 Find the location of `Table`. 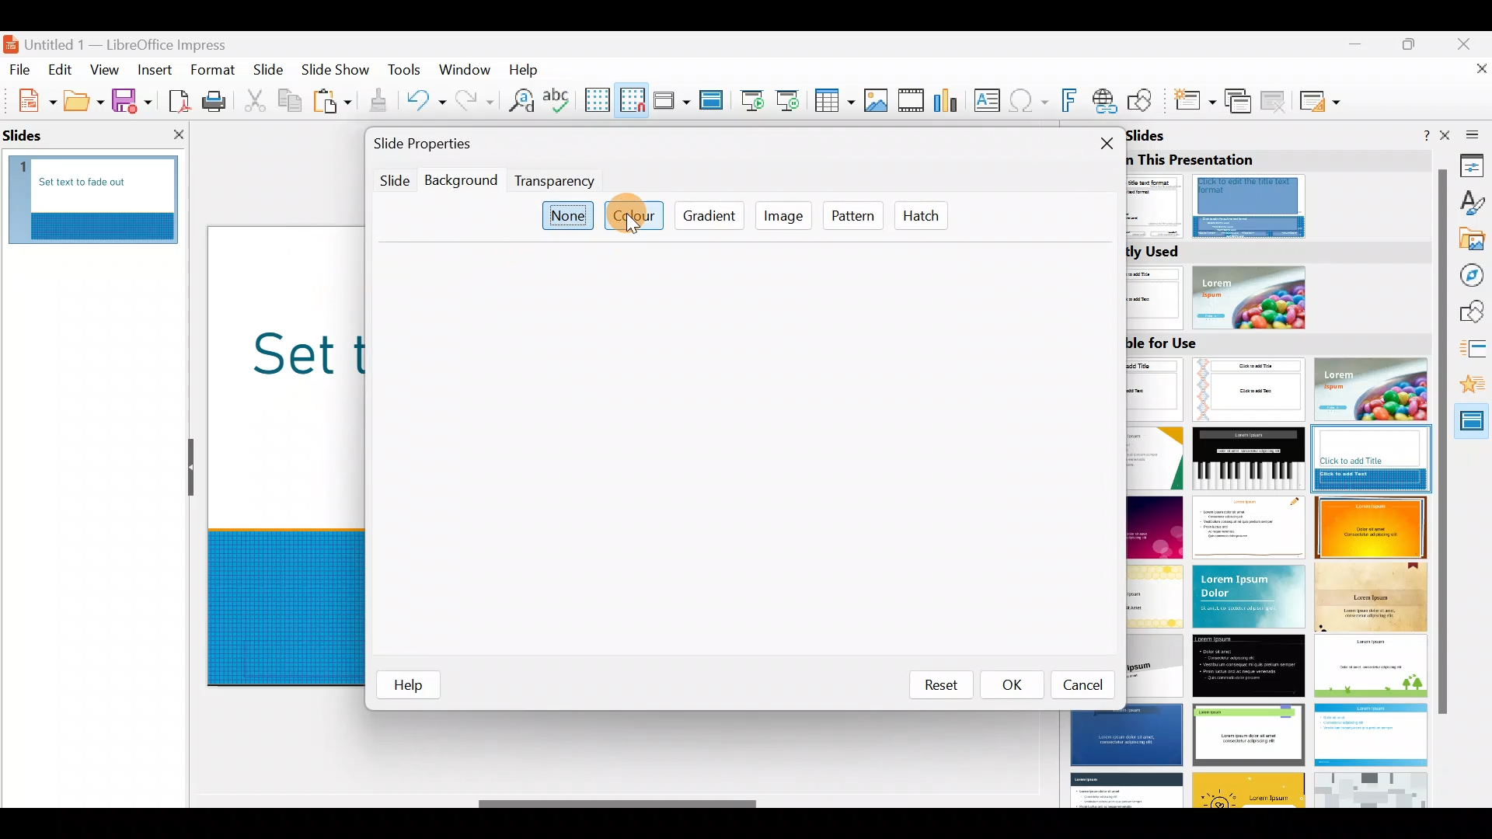

Table is located at coordinates (835, 102).